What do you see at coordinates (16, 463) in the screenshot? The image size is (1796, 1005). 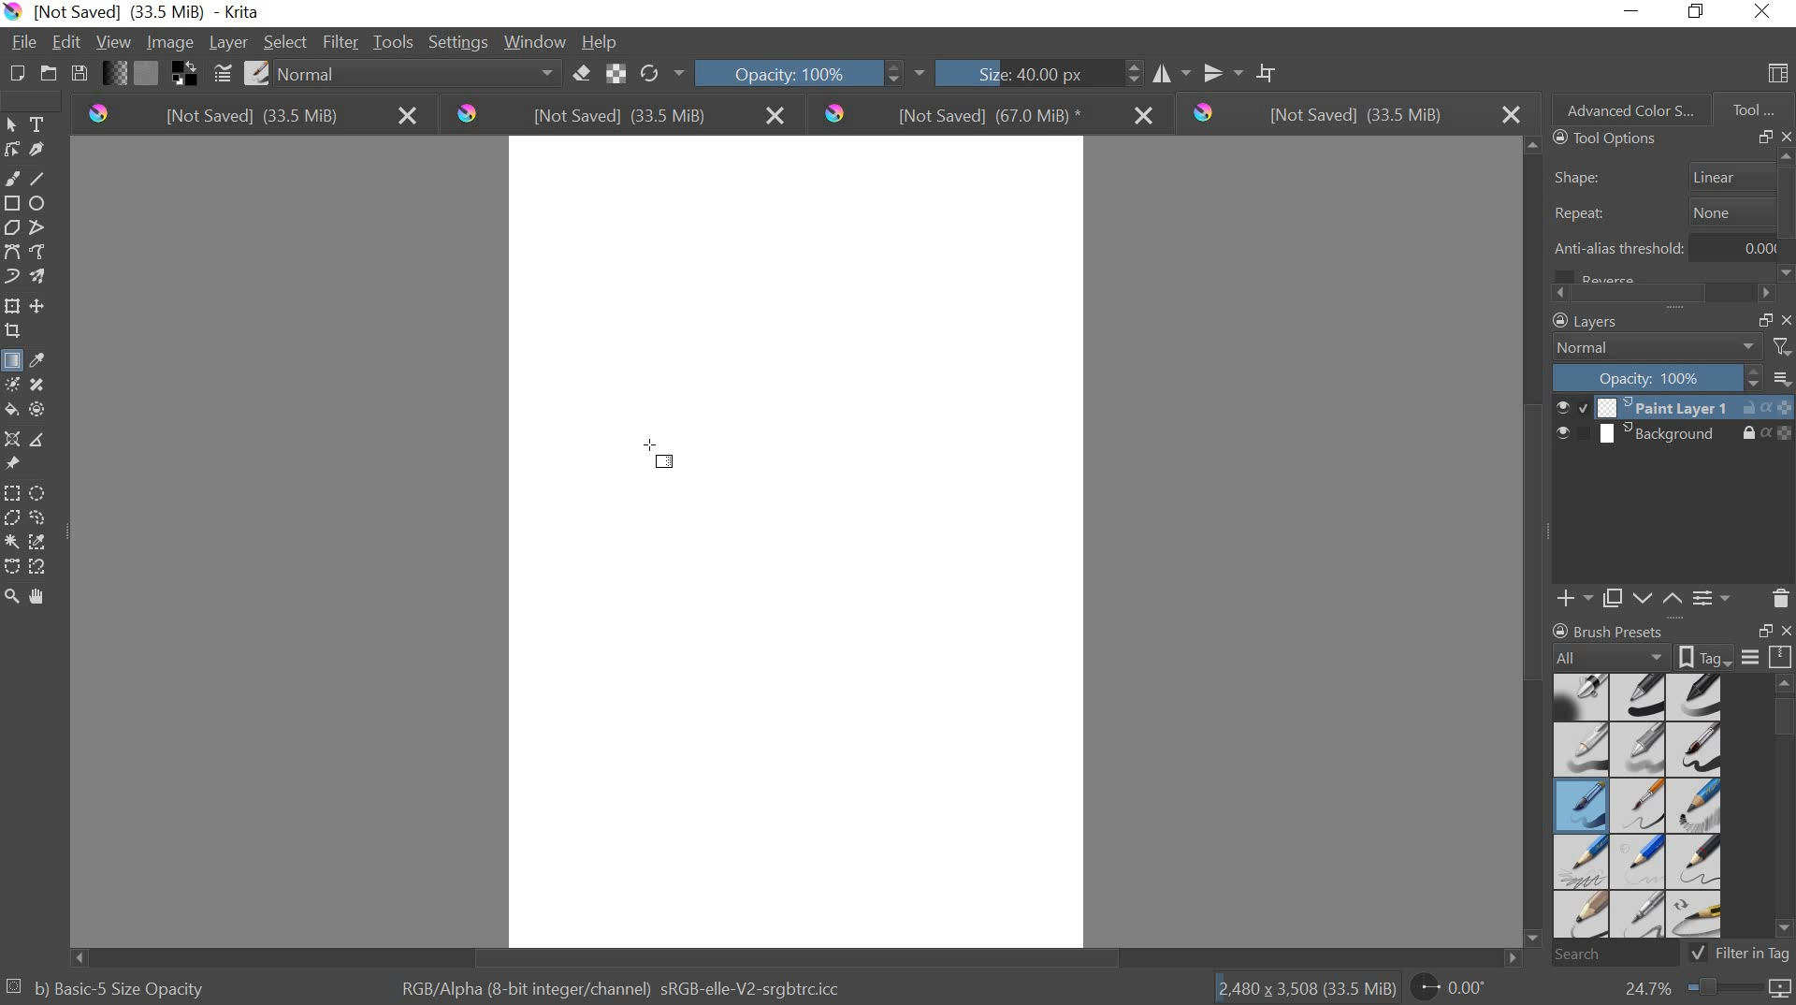 I see `reference images` at bounding box center [16, 463].